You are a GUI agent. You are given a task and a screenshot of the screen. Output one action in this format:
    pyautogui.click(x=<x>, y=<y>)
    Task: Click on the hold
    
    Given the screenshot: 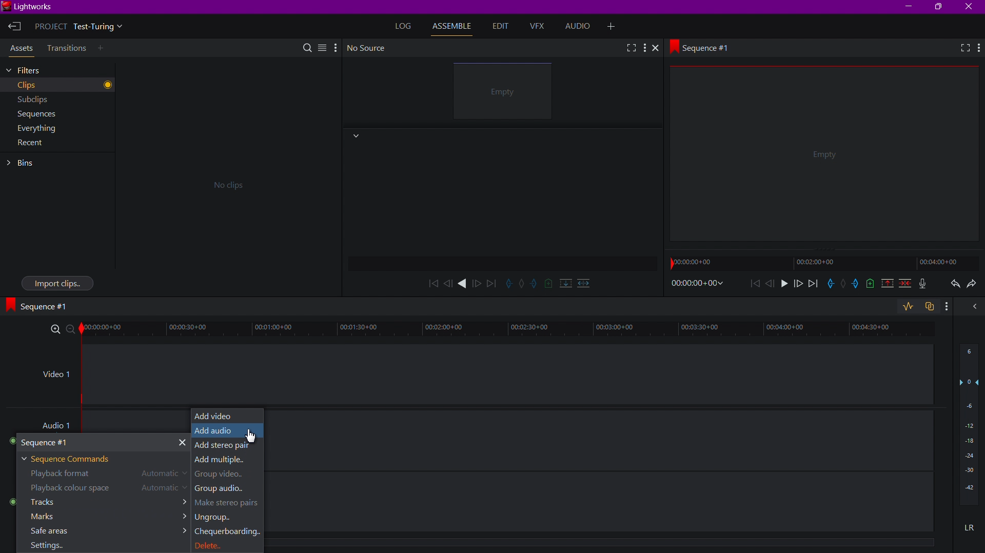 What is the action you would take?
    pyautogui.click(x=843, y=284)
    